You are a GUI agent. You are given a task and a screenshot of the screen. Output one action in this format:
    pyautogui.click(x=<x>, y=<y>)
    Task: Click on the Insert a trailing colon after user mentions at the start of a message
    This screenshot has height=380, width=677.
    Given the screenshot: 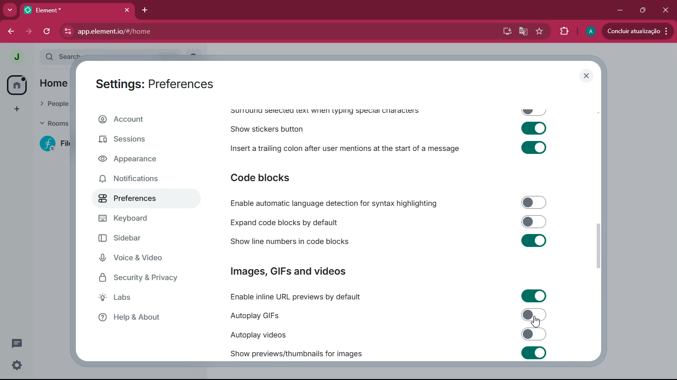 What is the action you would take?
    pyautogui.click(x=388, y=149)
    